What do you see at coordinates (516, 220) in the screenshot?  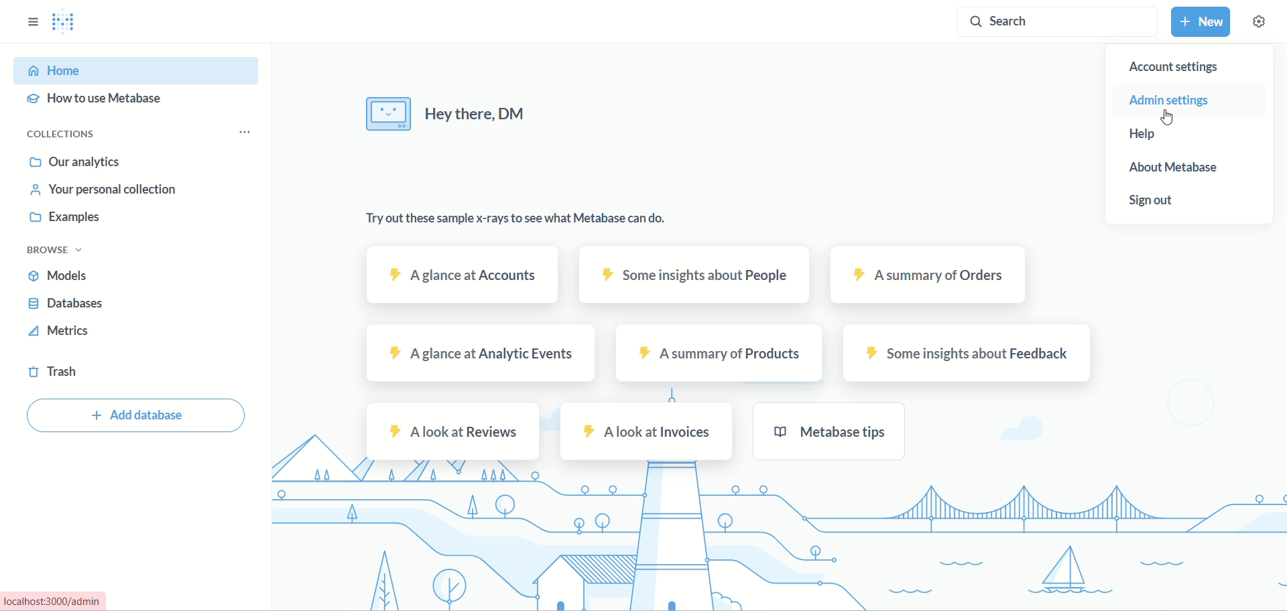 I see `text` at bounding box center [516, 220].